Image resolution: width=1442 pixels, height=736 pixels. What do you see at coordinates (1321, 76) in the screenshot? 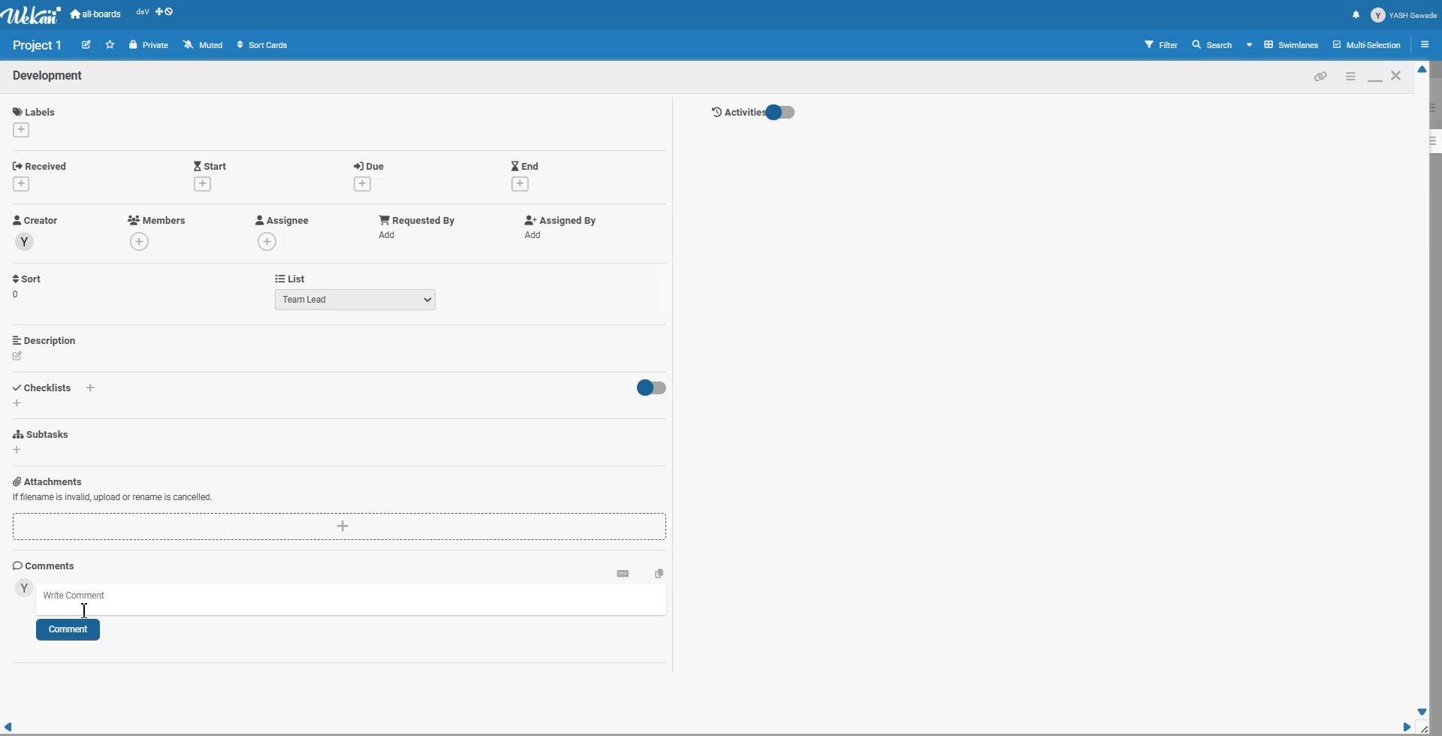
I see `Copy card link` at bounding box center [1321, 76].